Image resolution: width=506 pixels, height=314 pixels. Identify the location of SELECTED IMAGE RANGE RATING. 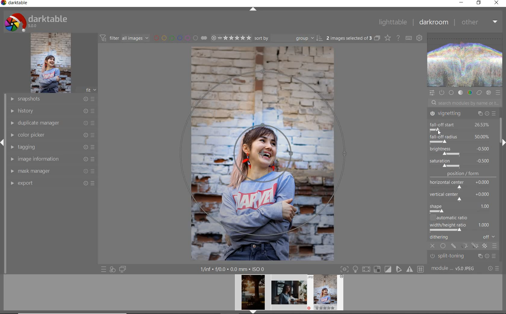
(231, 37).